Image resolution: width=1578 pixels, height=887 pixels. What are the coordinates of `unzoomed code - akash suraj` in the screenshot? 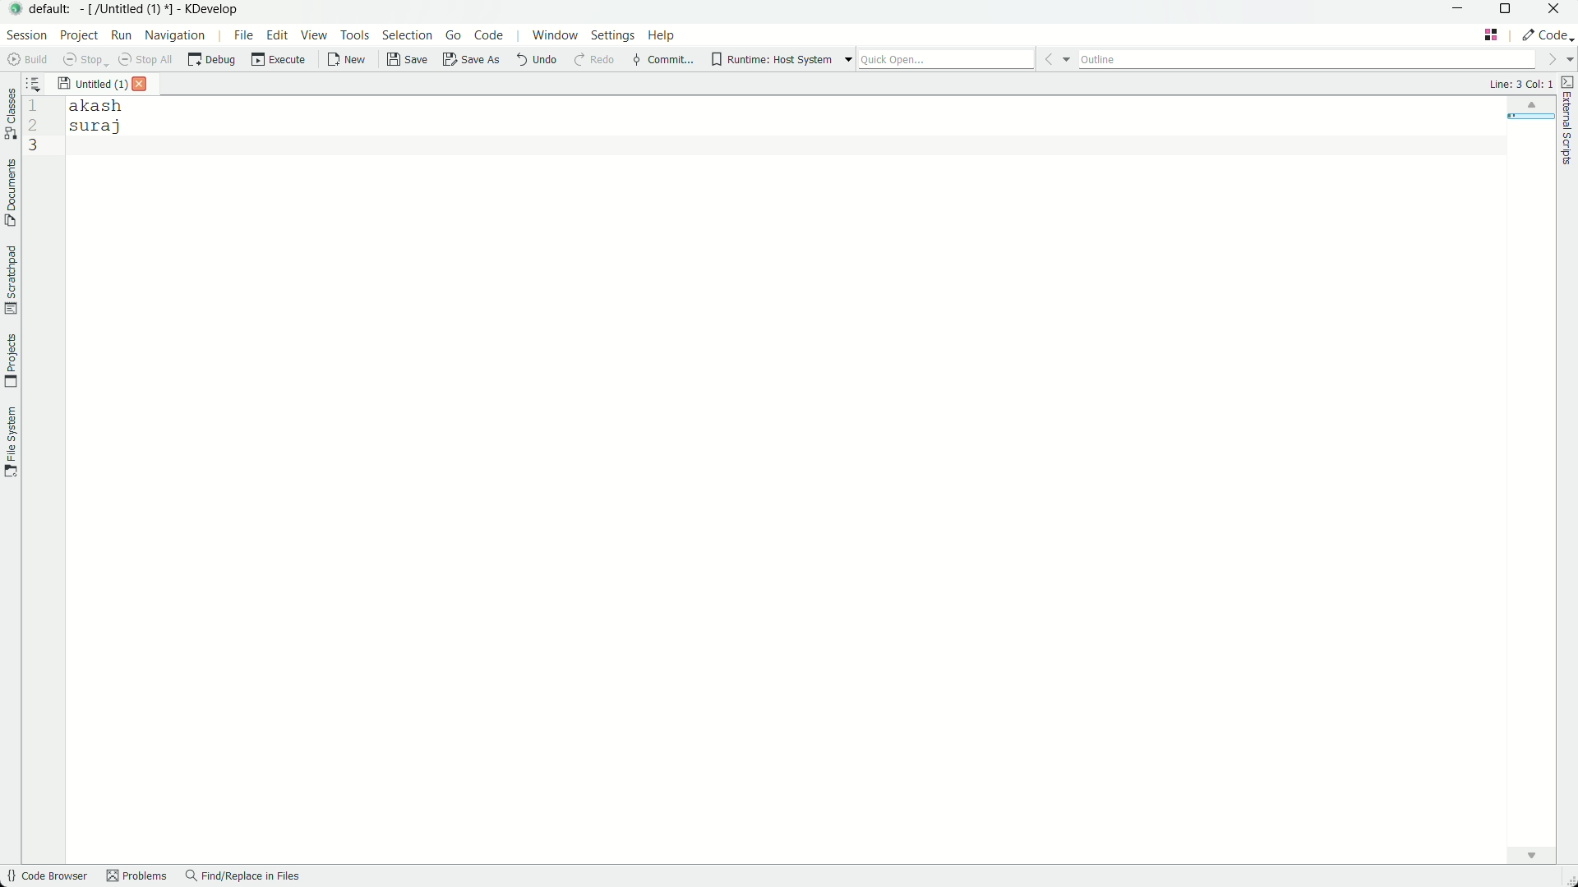 It's located at (103, 118).